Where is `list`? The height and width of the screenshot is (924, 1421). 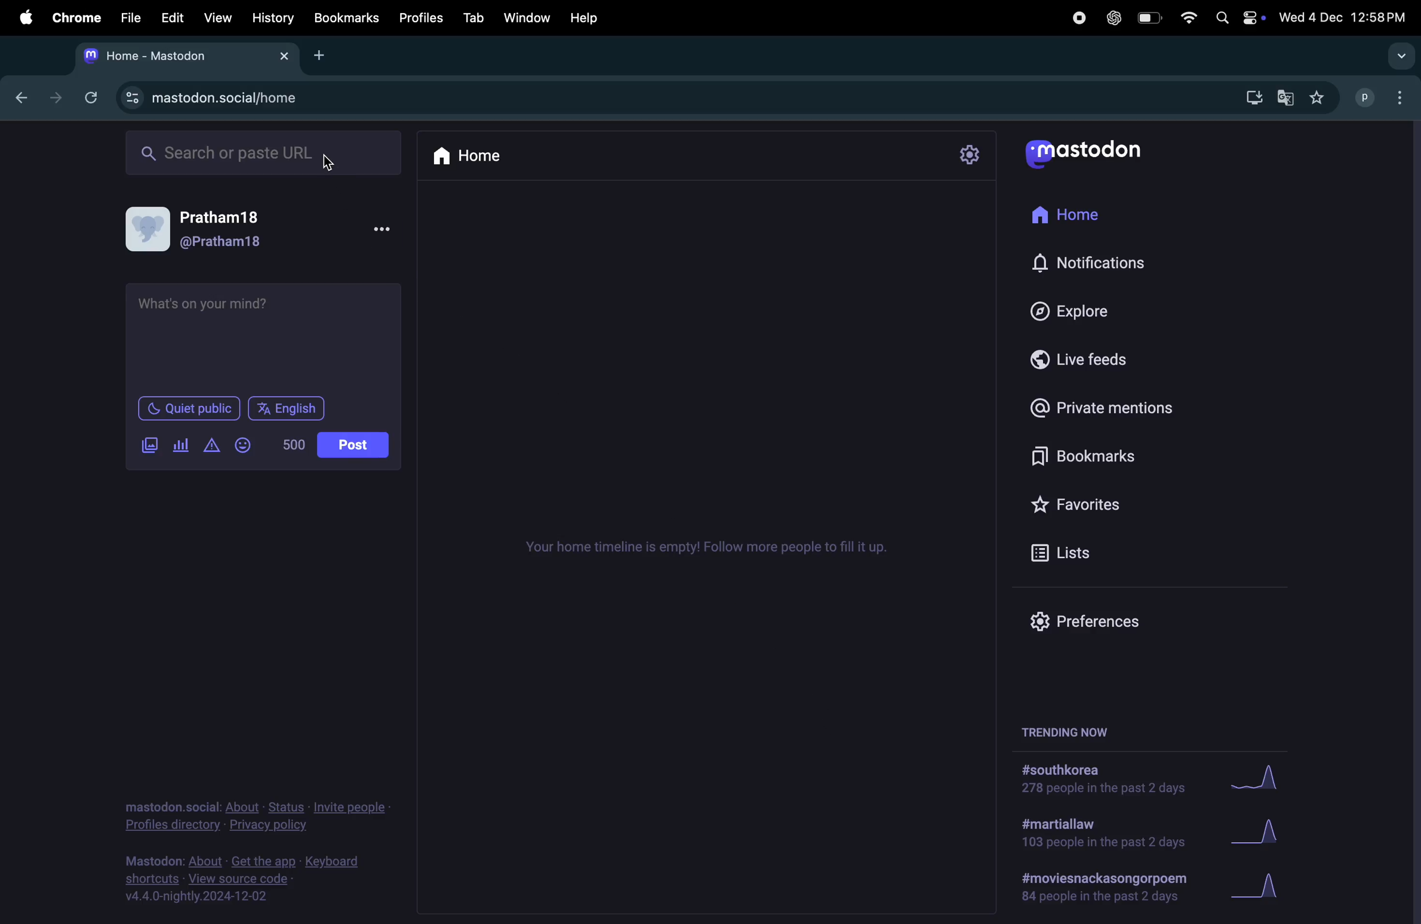
list is located at coordinates (1063, 550).